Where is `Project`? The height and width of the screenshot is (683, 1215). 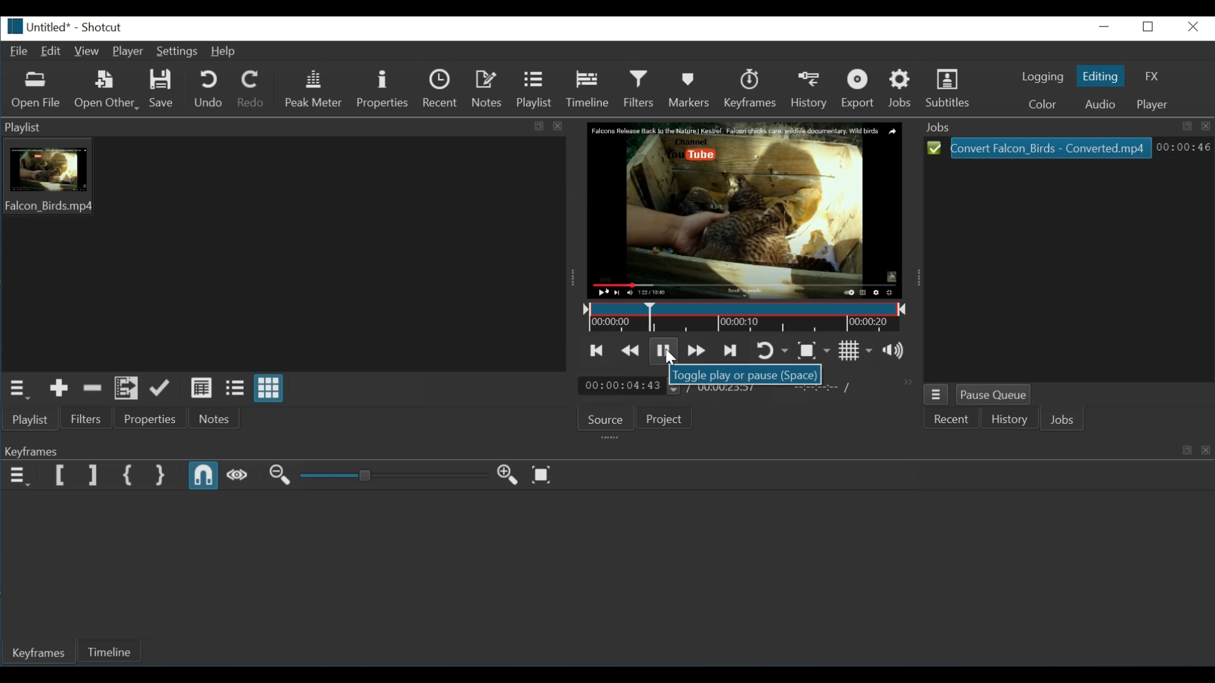 Project is located at coordinates (663, 419).